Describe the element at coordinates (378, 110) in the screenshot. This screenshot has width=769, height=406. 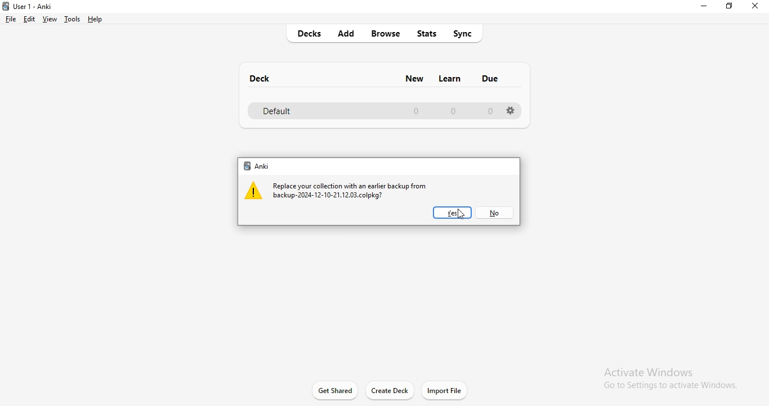
I see `defsult` at that location.